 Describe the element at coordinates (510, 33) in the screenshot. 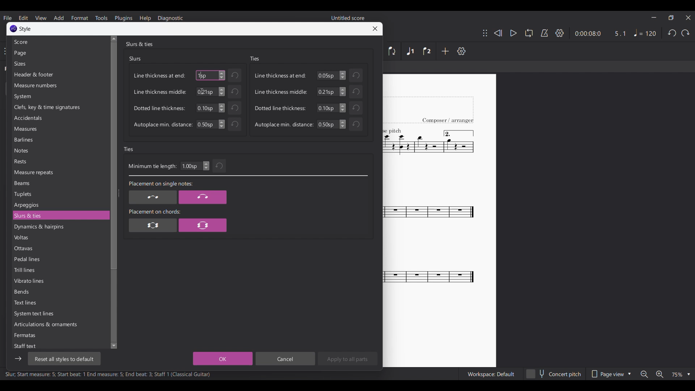

I see `Play` at that location.